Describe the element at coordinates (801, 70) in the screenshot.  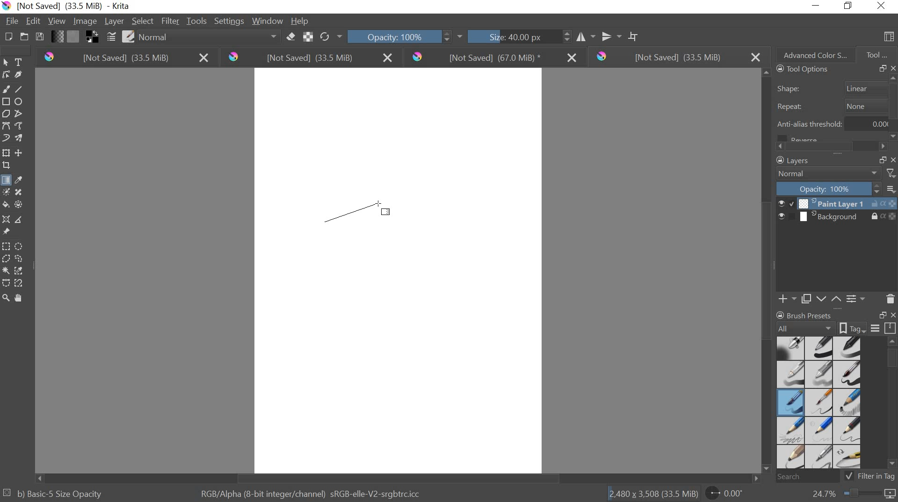
I see `TOOLS OPTIONS` at that location.